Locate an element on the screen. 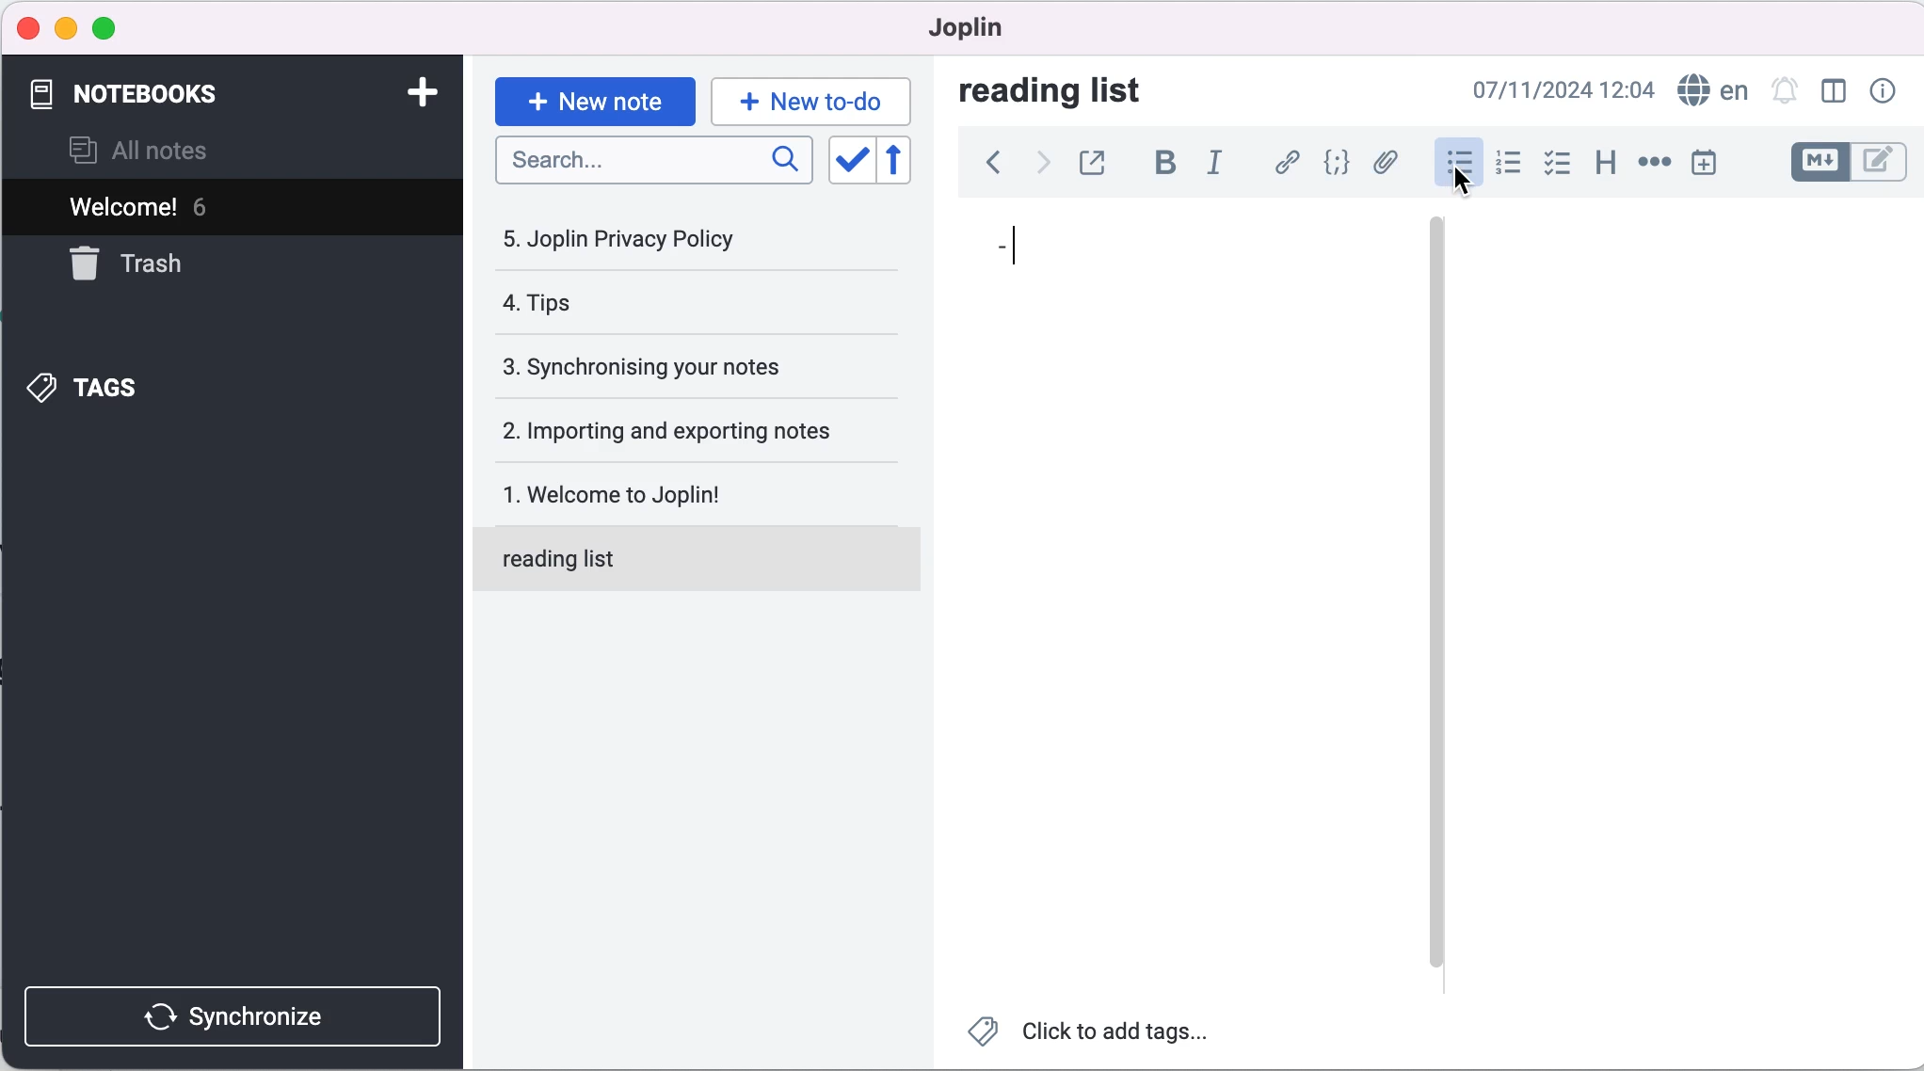 Image resolution: width=1924 pixels, height=1071 pixels. toggle editors is located at coordinates (1842, 162).